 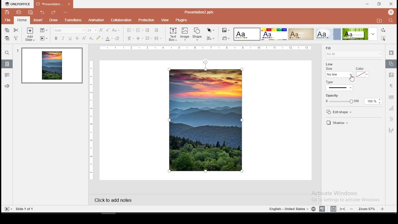 I want to click on support and feedback, so click(x=7, y=86).